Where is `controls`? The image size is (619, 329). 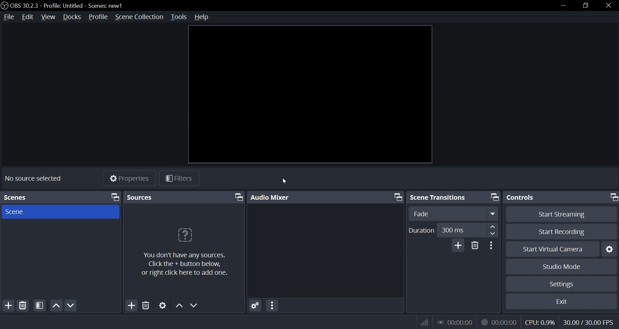 controls is located at coordinates (523, 198).